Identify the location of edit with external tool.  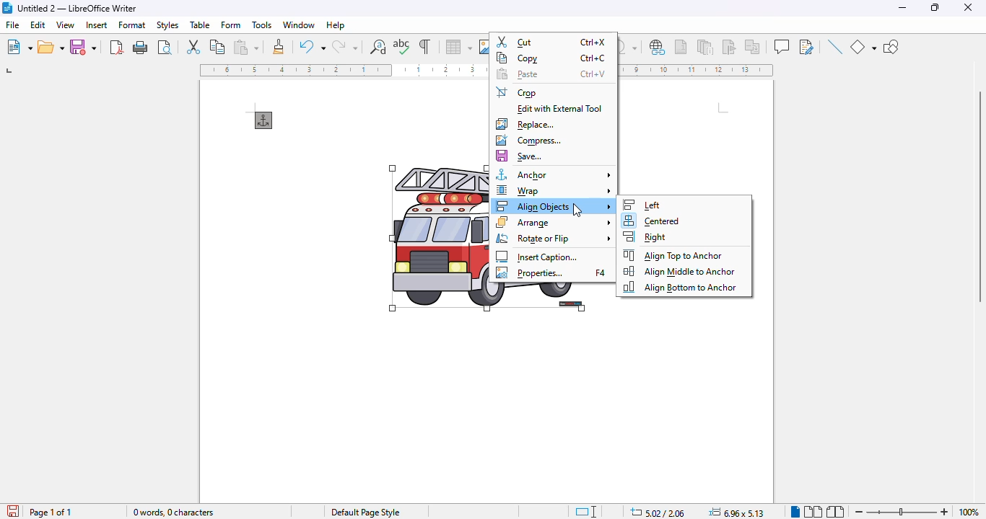
(561, 110).